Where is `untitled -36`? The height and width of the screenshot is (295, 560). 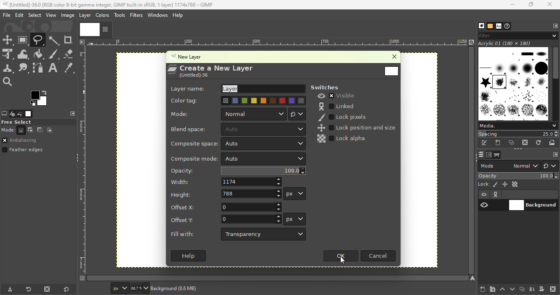 untitled -36 is located at coordinates (193, 75).